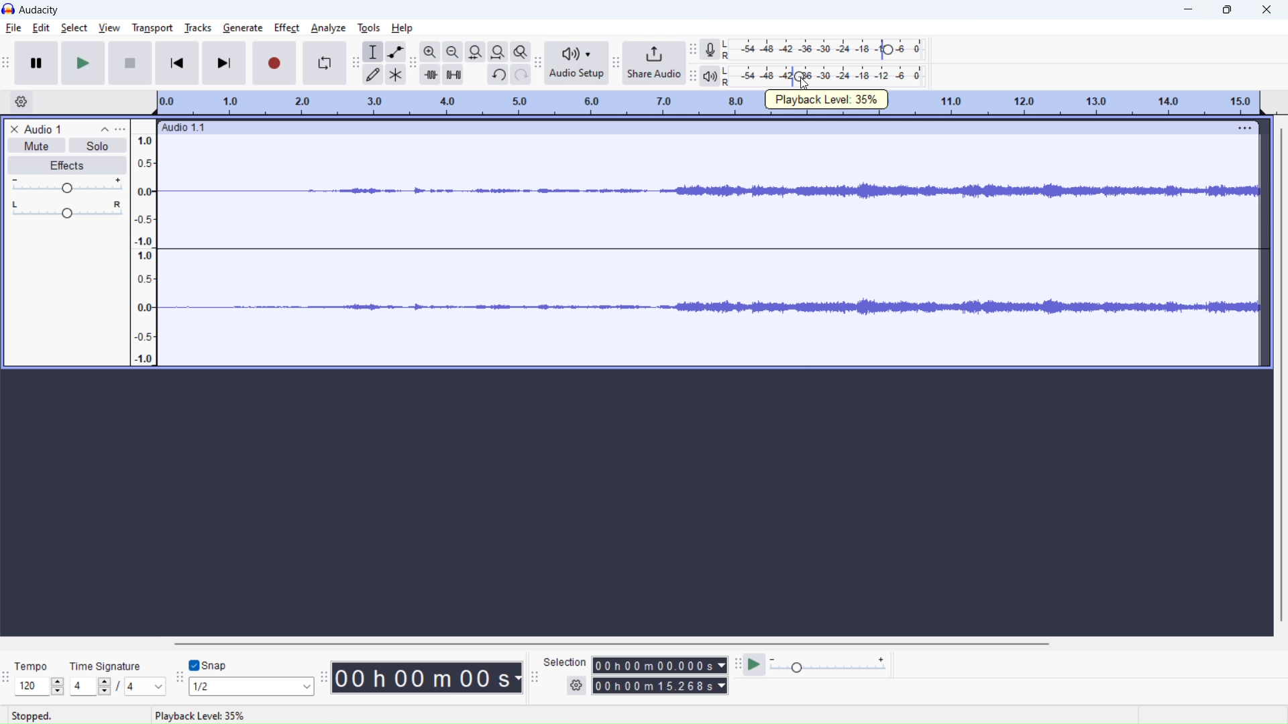 The image size is (1288, 724). I want to click on close, so click(1266, 9).